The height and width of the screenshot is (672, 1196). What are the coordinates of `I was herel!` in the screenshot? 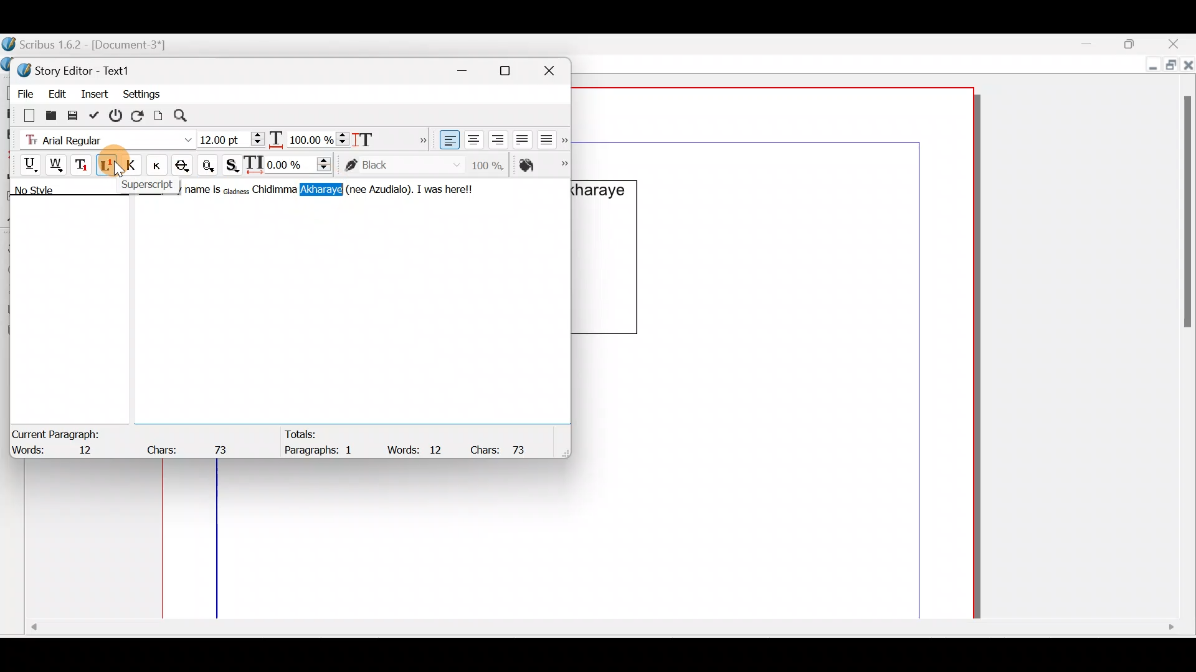 It's located at (455, 188).